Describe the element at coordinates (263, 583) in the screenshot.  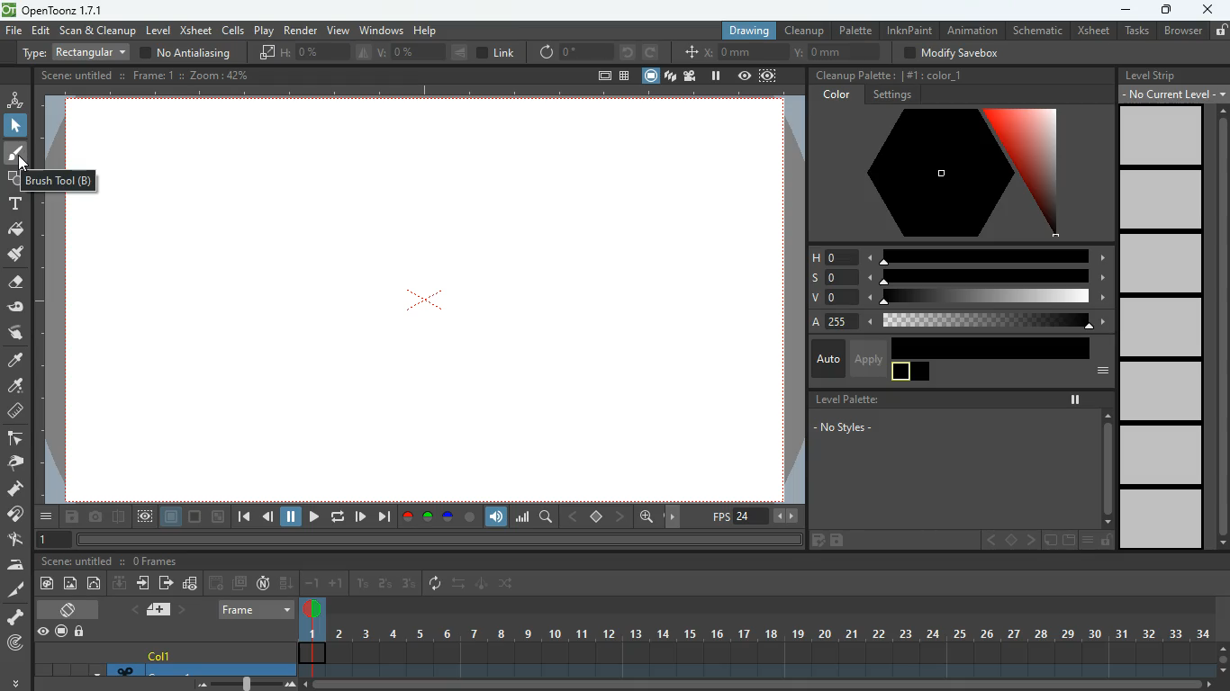
I see `n` at that location.